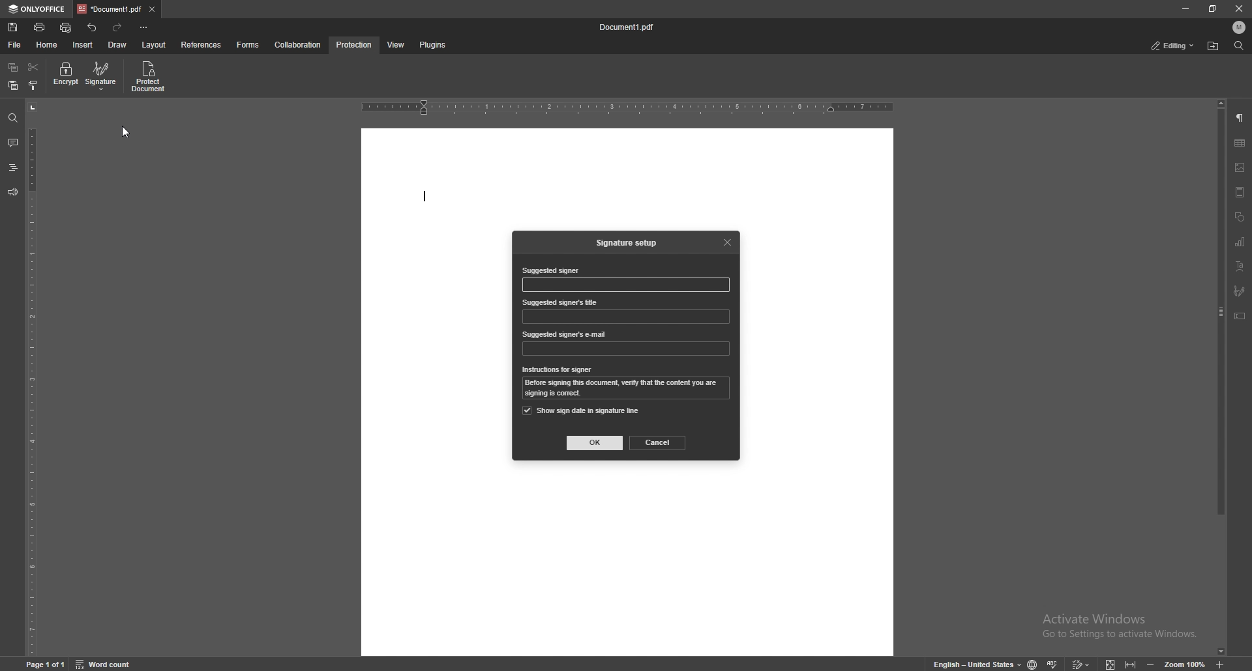  I want to click on save, so click(14, 27).